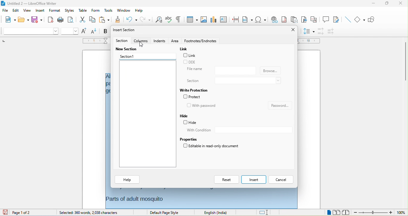  I want to click on paste, so click(103, 19).